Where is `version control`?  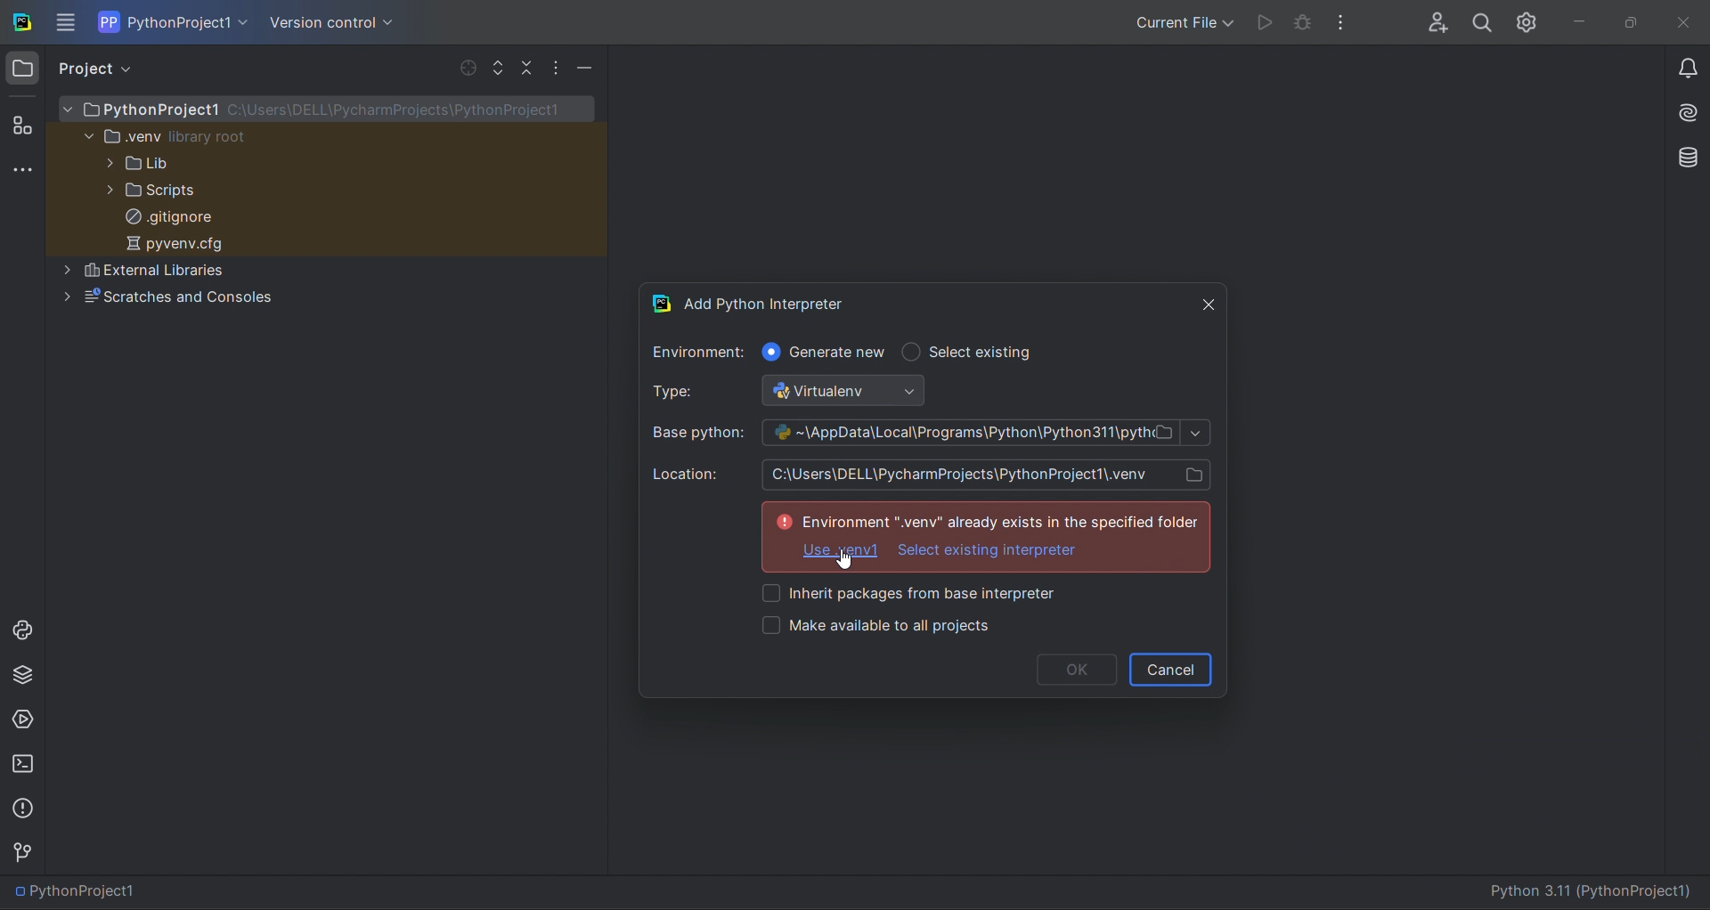
version control is located at coordinates (329, 23).